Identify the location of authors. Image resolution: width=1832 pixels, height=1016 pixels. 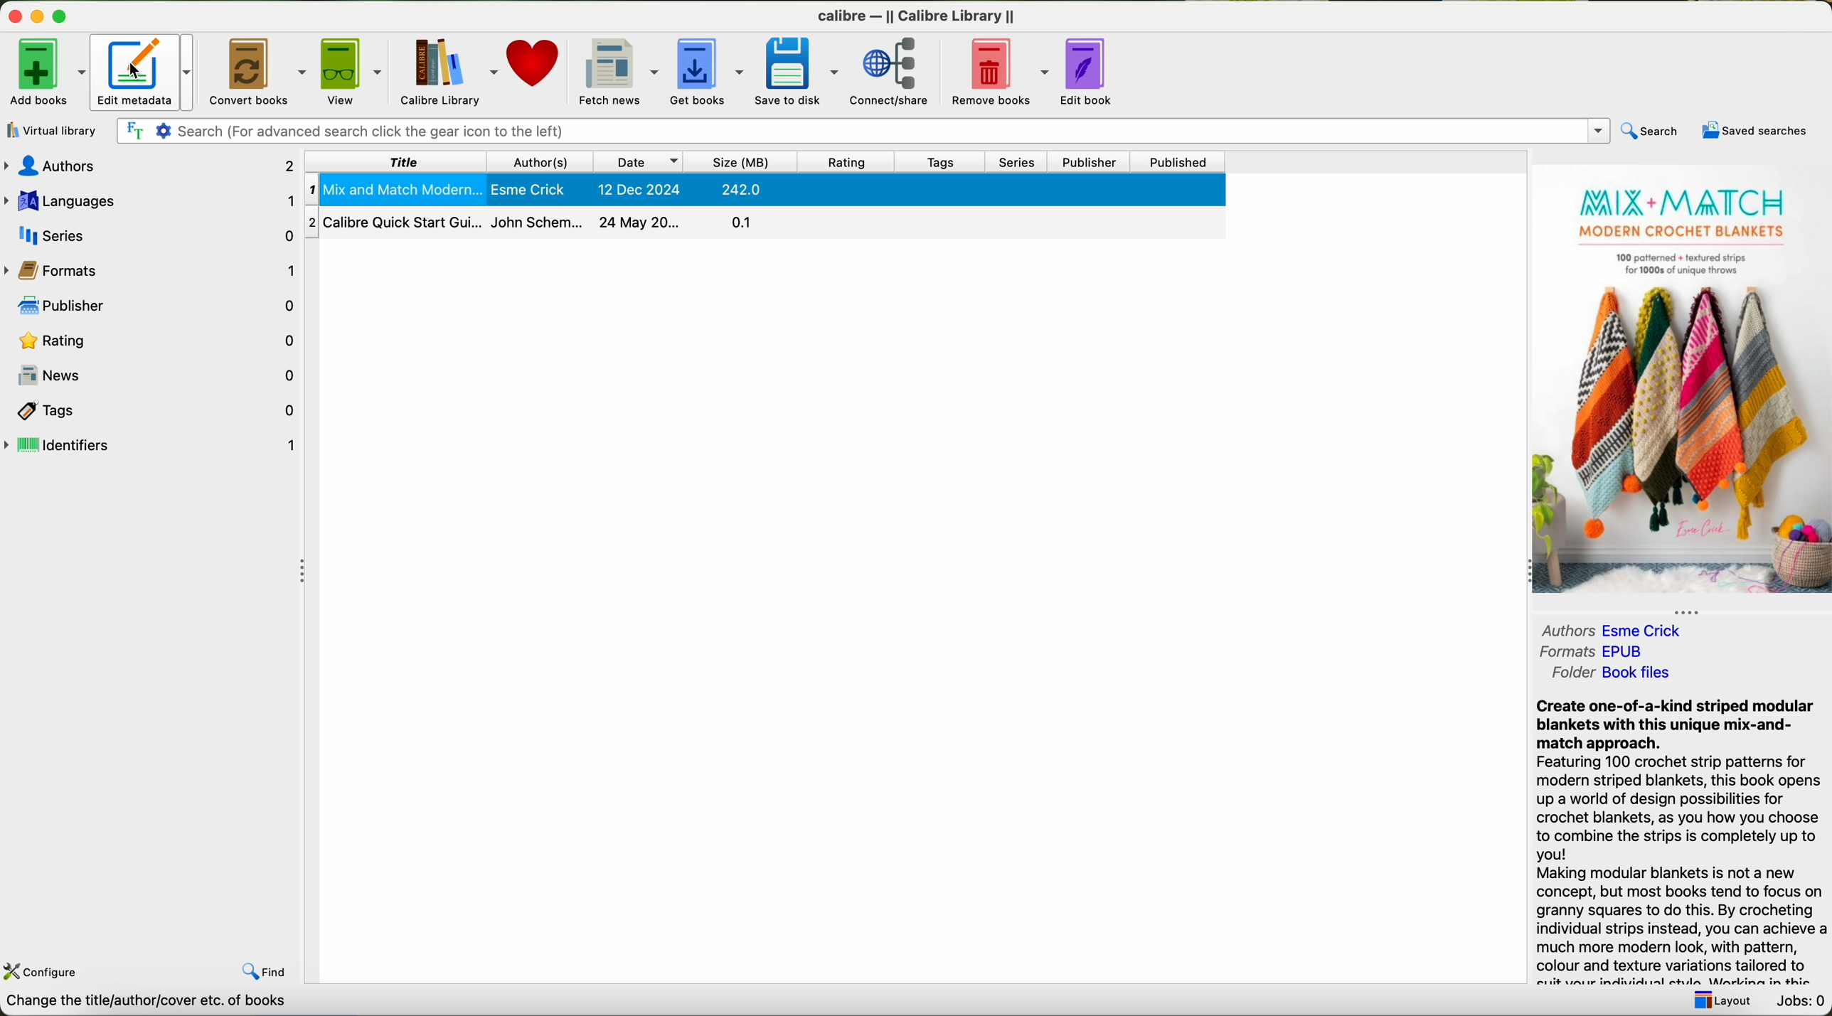
(1617, 631).